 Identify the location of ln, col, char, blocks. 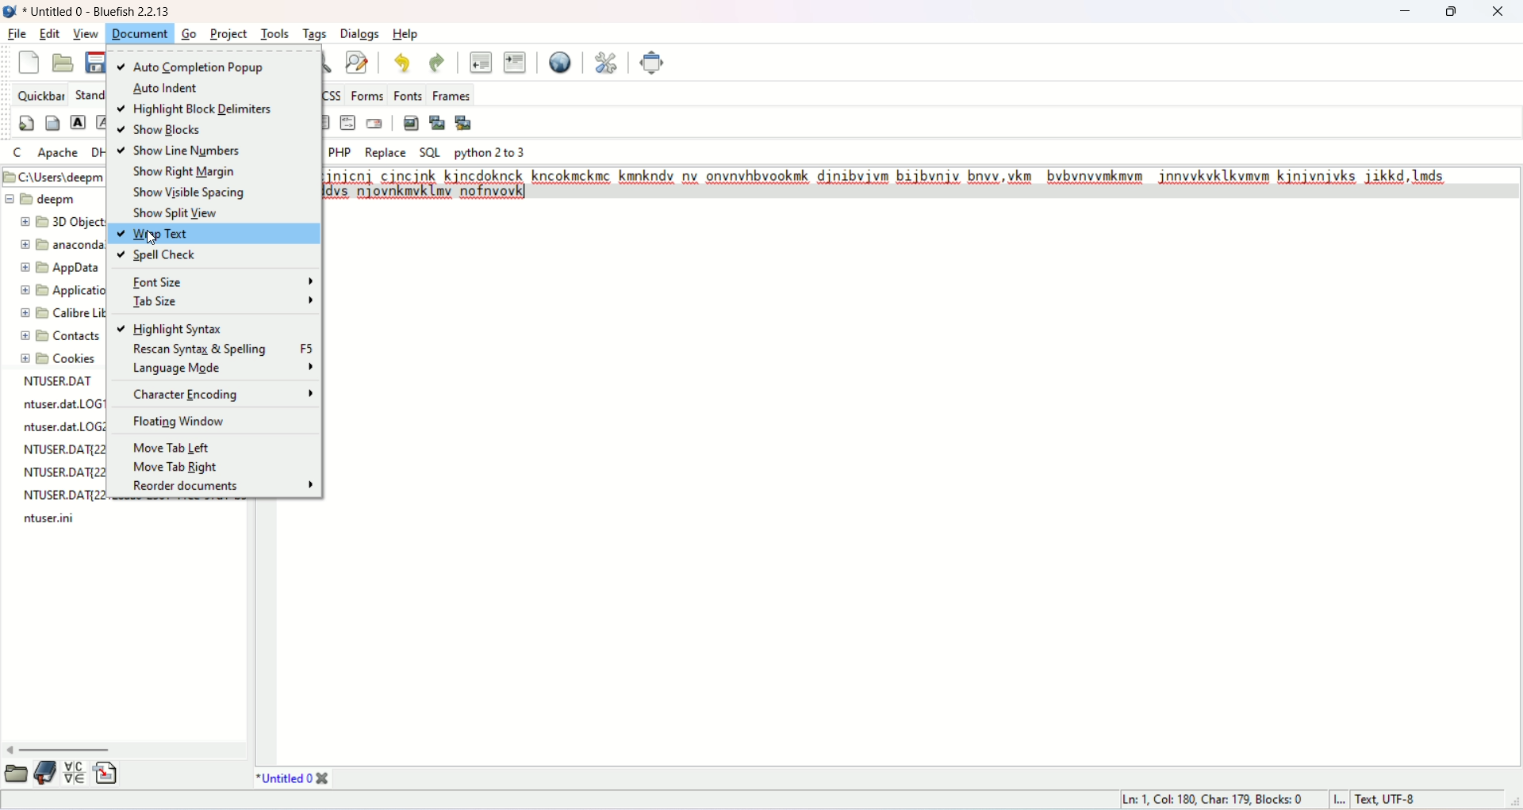
(1210, 799).